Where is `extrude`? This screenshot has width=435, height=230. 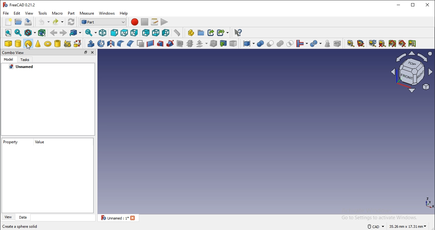
extrude is located at coordinates (91, 43).